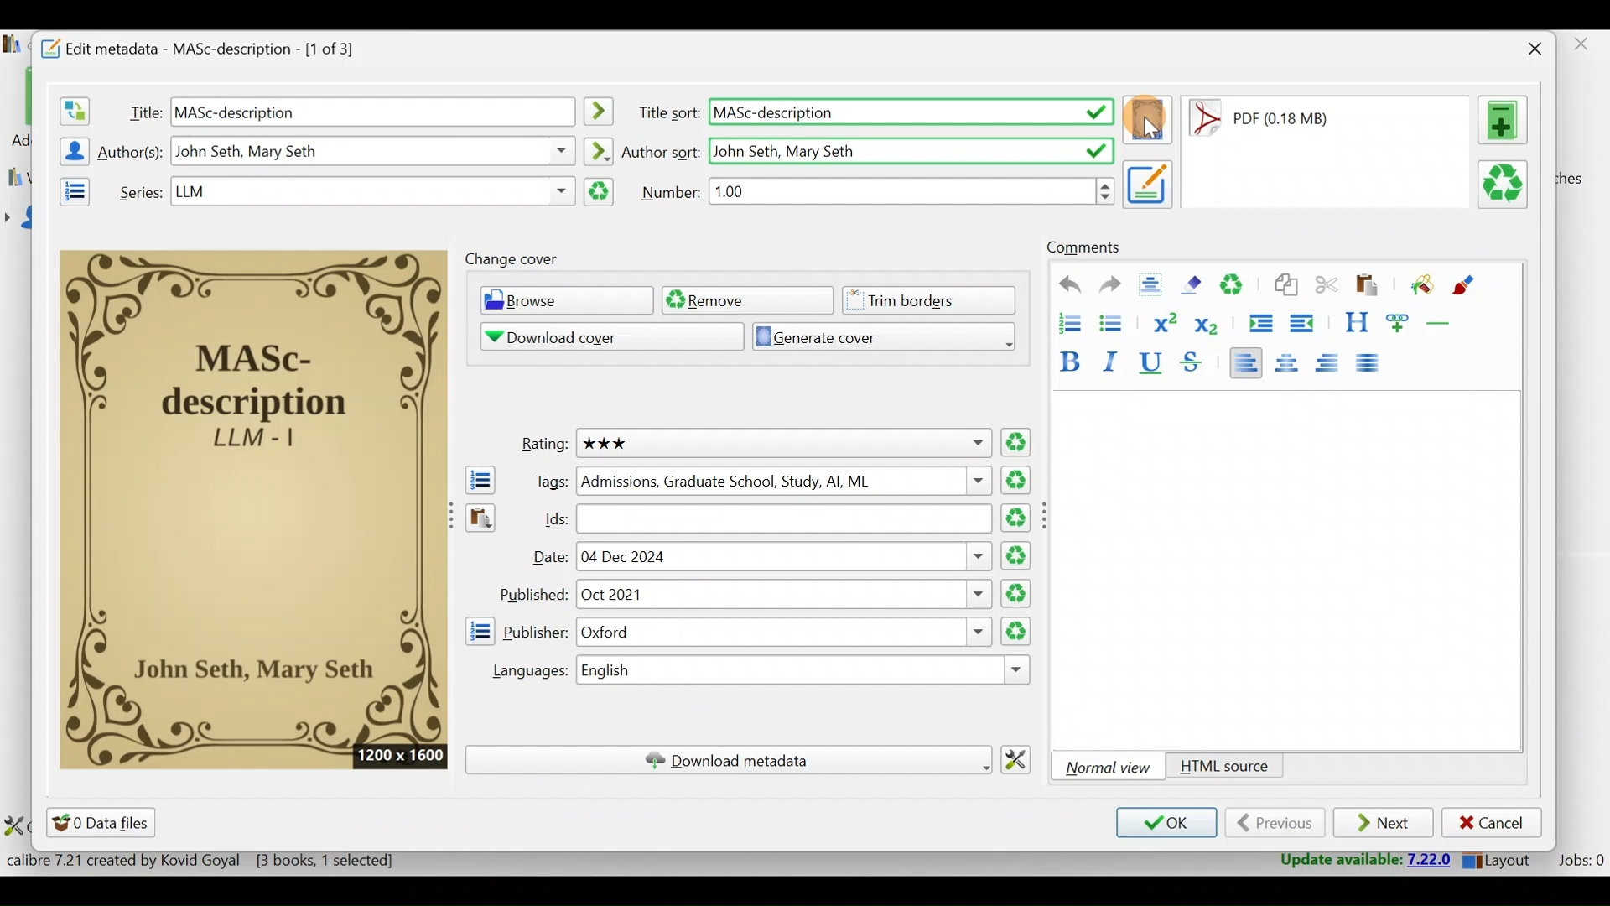  Describe the element at coordinates (254, 508) in the screenshot. I see `Cover preview` at that location.